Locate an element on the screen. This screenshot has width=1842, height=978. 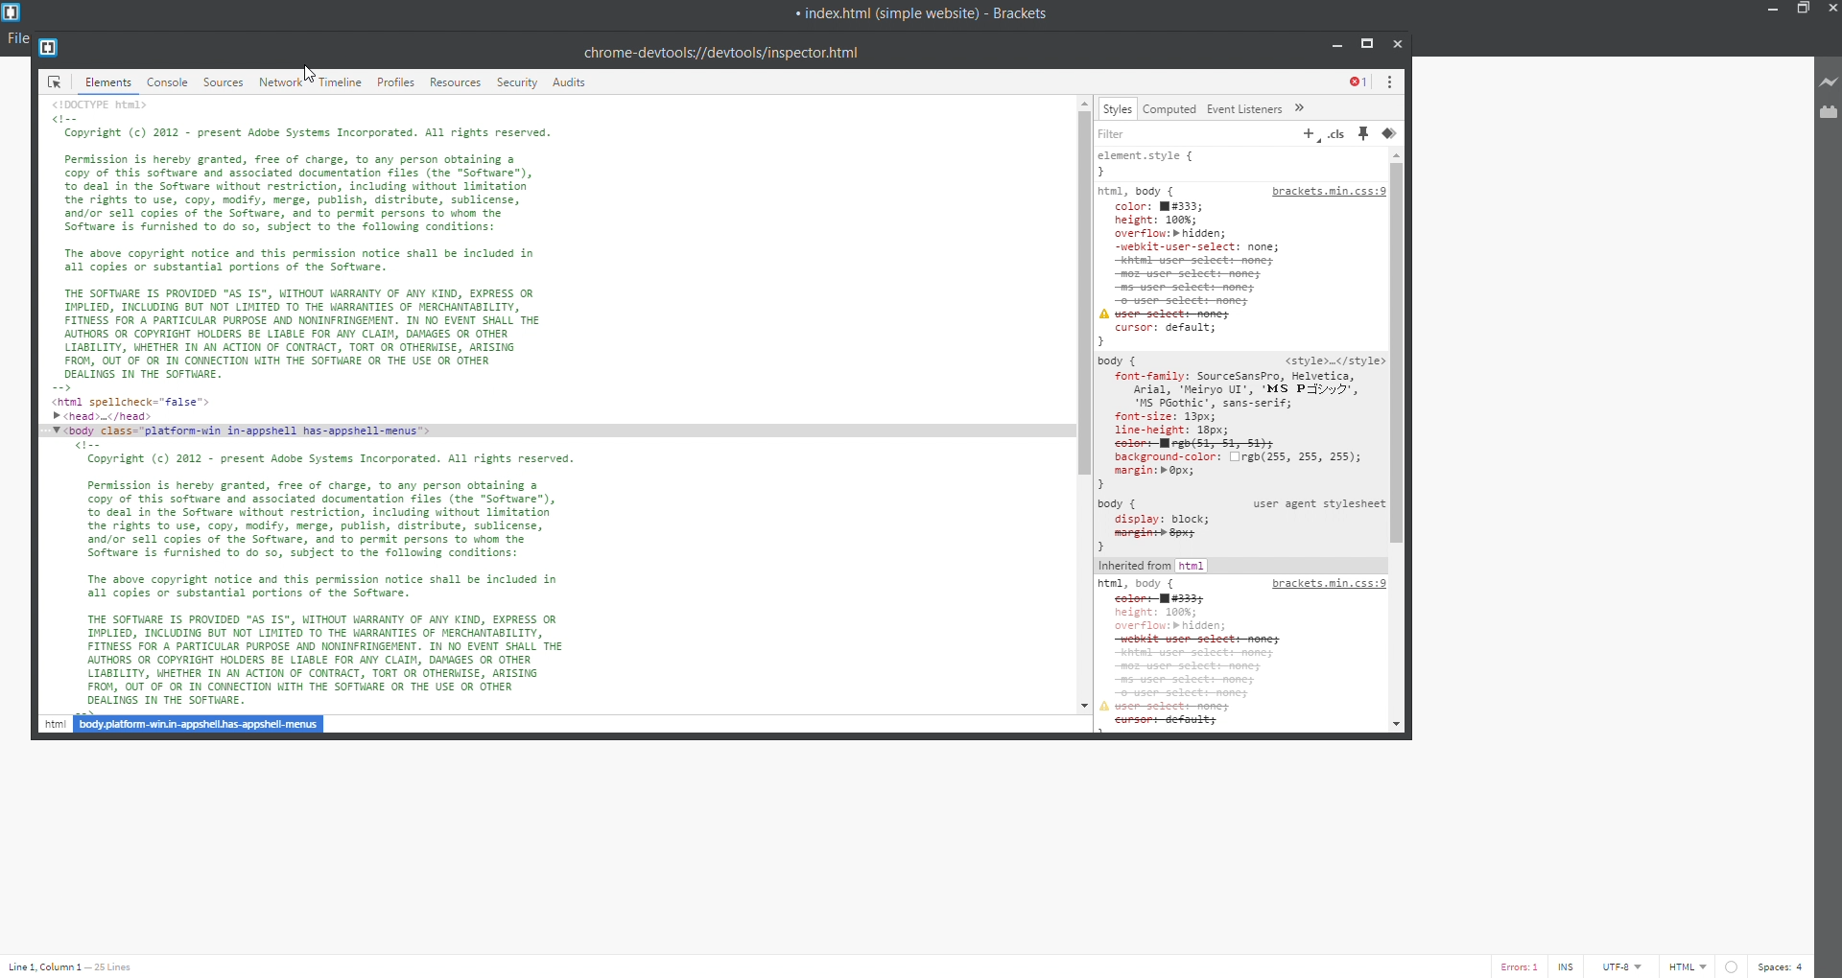
file type is located at coordinates (1686, 967).